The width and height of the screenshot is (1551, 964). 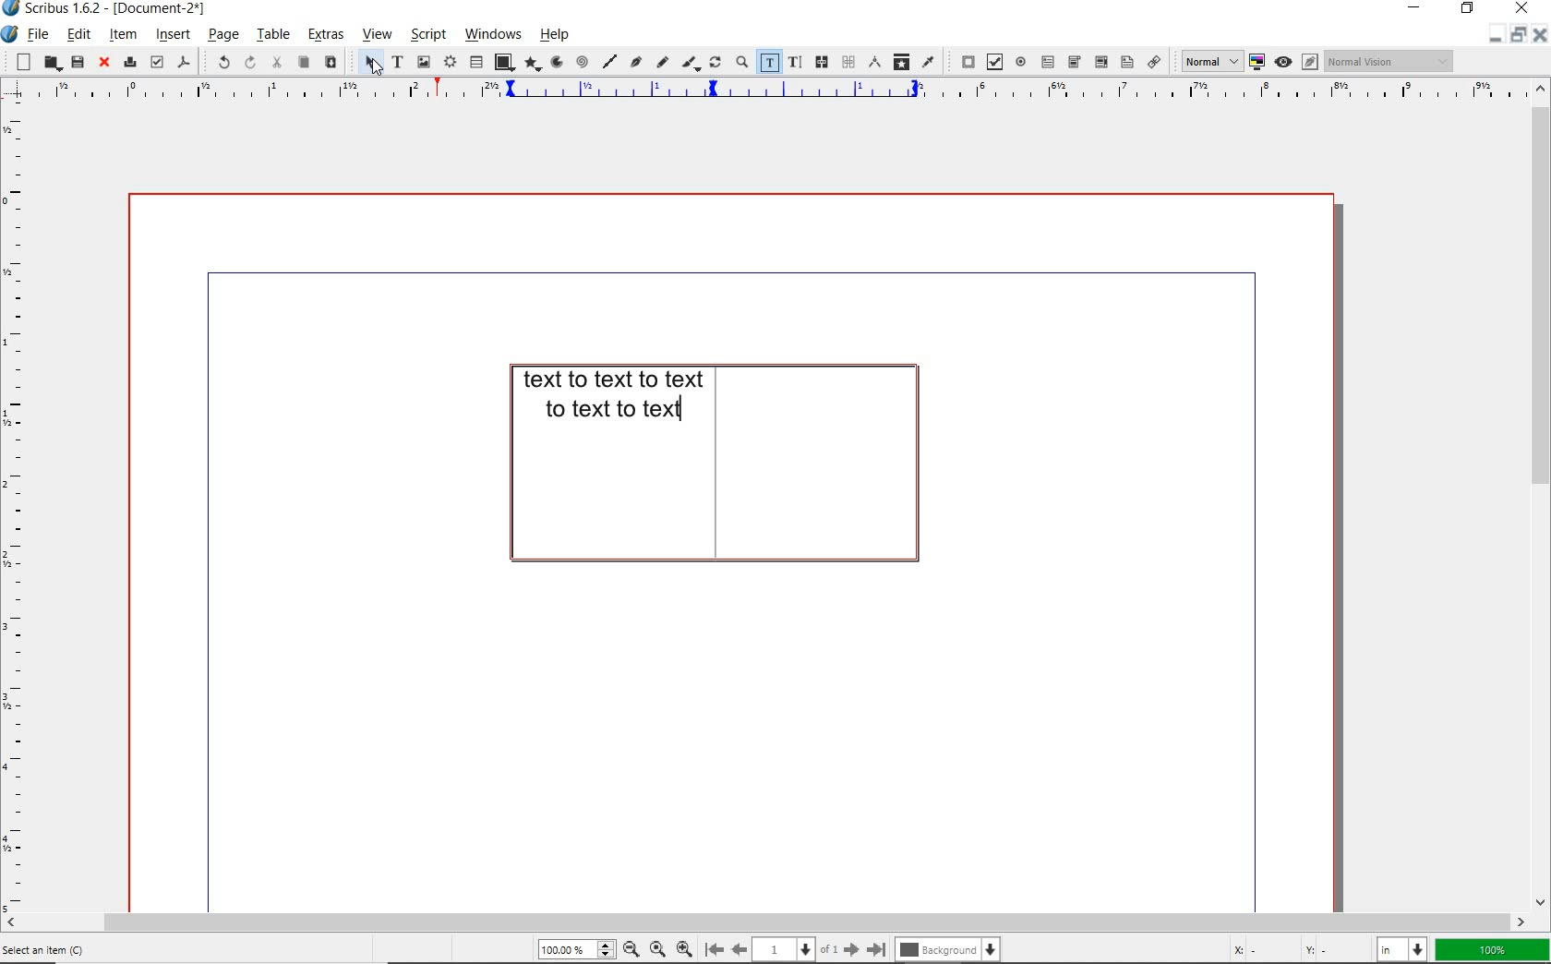 What do you see at coordinates (822, 63) in the screenshot?
I see `link text frames` at bounding box center [822, 63].